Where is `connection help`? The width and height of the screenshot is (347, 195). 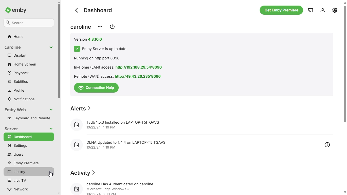 connection help is located at coordinates (96, 88).